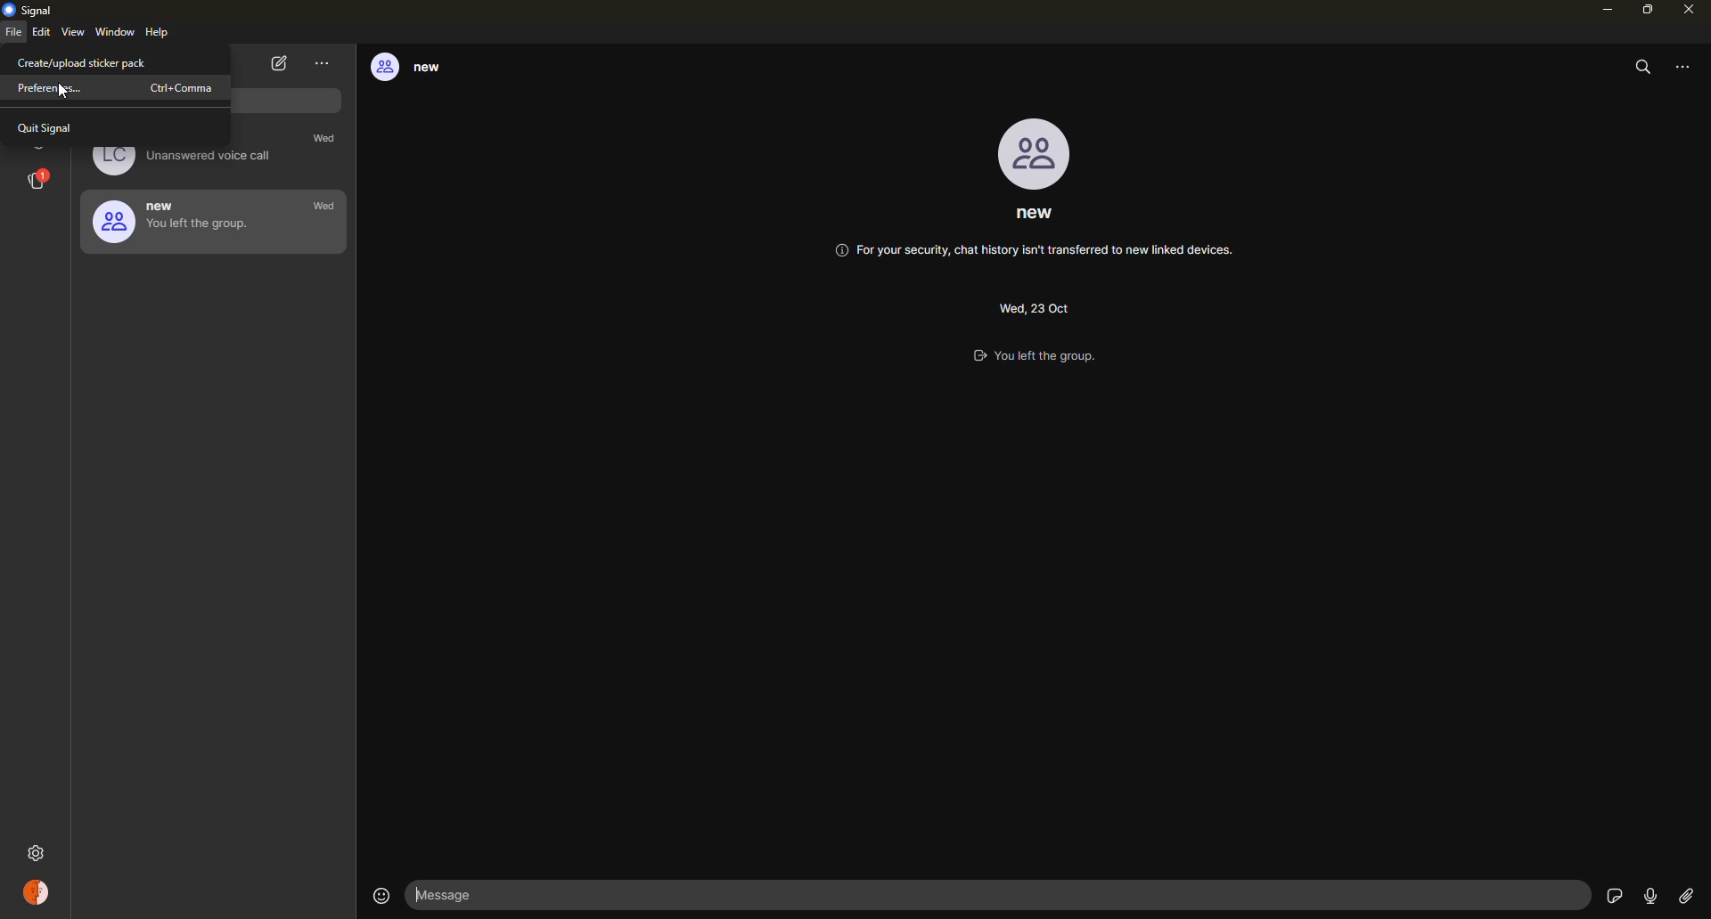 This screenshot has width=1711, height=919. I want to click on you left the group, so click(1050, 358).